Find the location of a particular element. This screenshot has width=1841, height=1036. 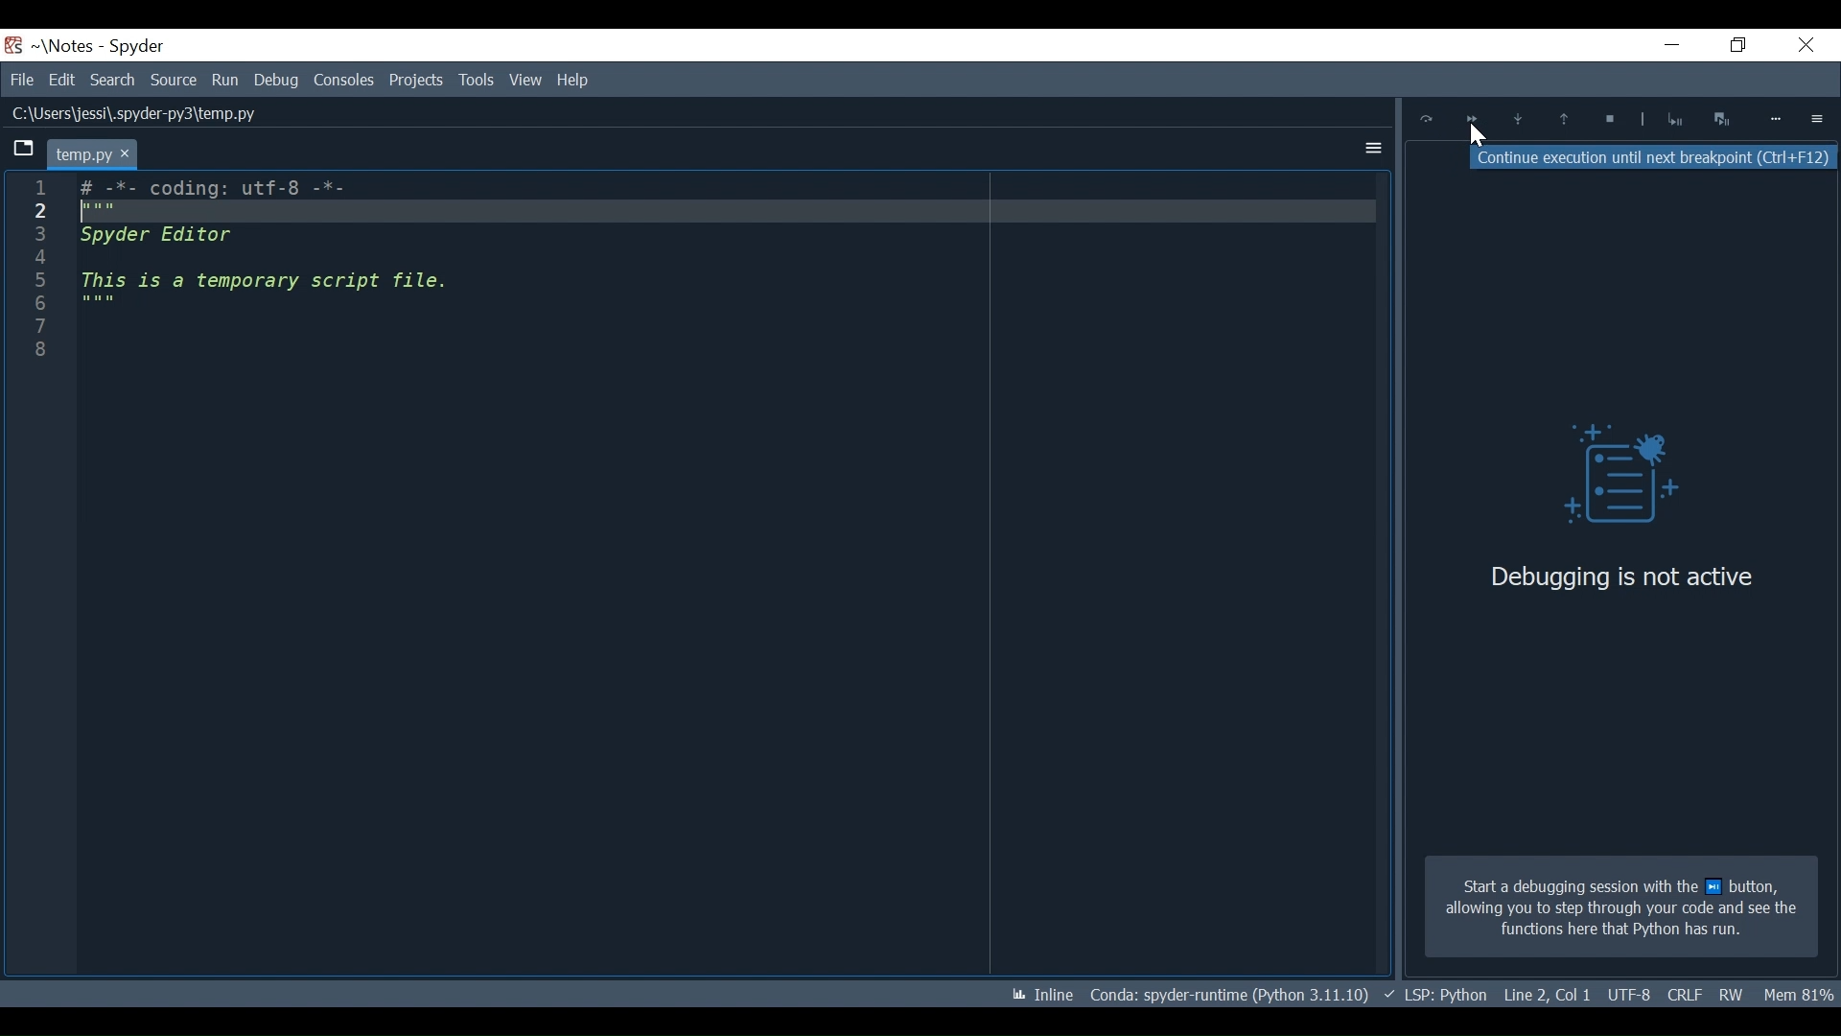

Browse tab is located at coordinates (23, 151).